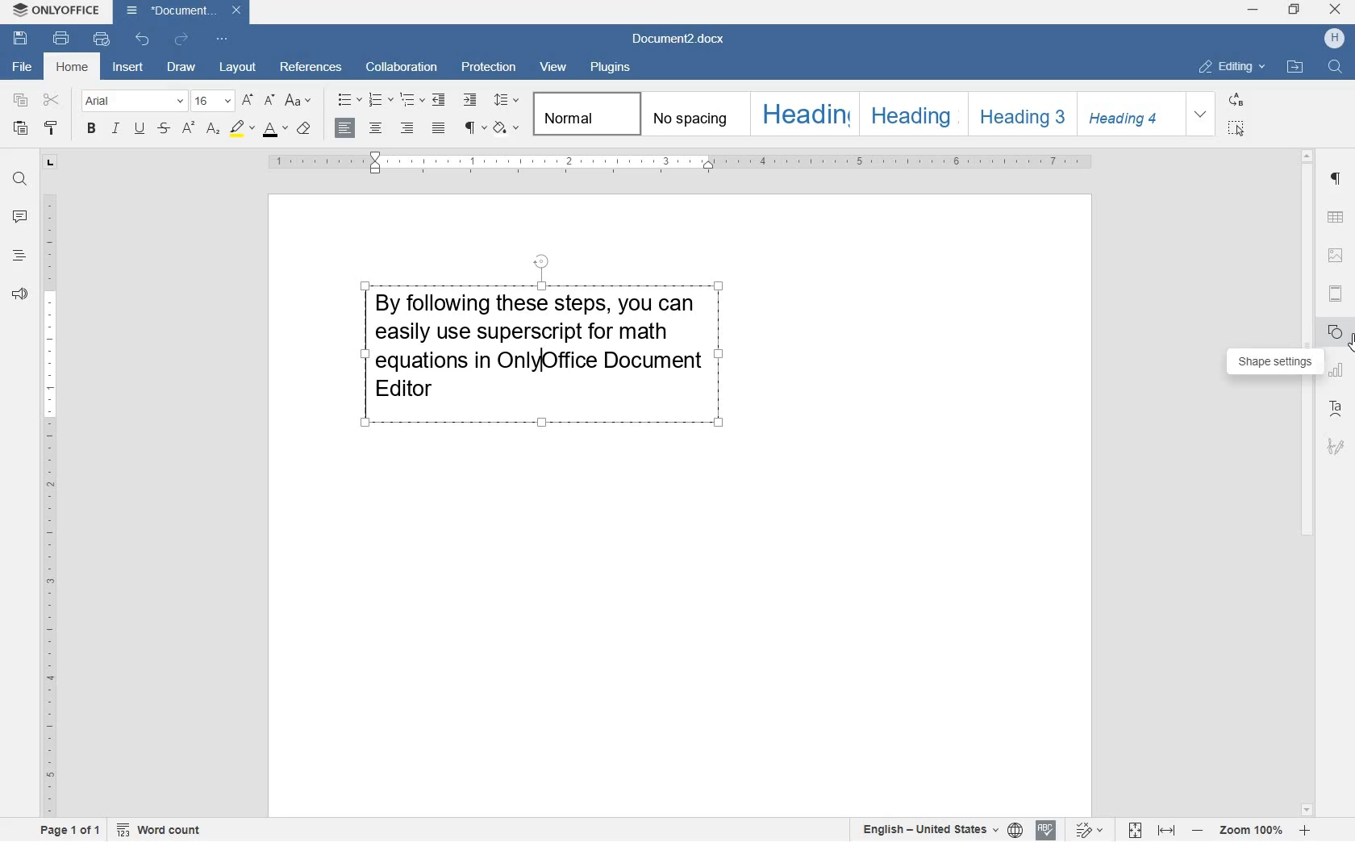  What do you see at coordinates (1236, 128) in the screenshot?
I see `SELECT ALL` at bounding box center [1236, 128].